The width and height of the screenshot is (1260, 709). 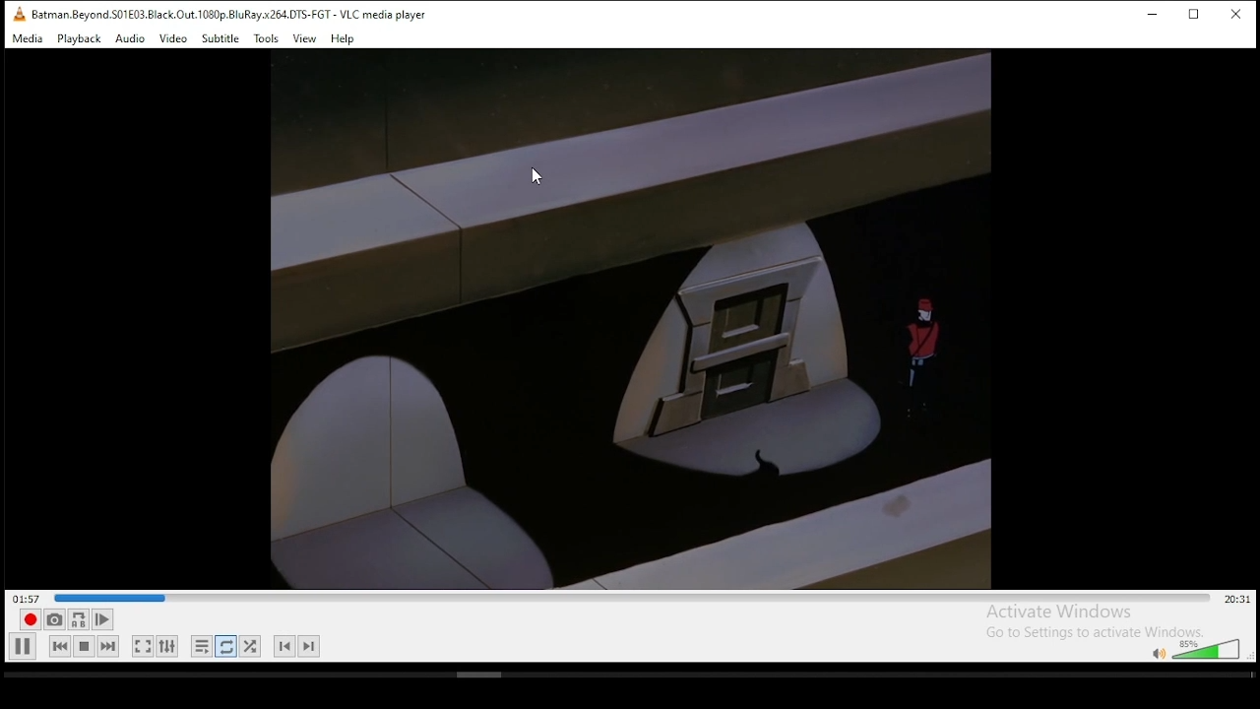 What do you see at coordinates (215, 14) in the screenshot?
I see `VLC icon and file name` at bounding box center [215, 14].